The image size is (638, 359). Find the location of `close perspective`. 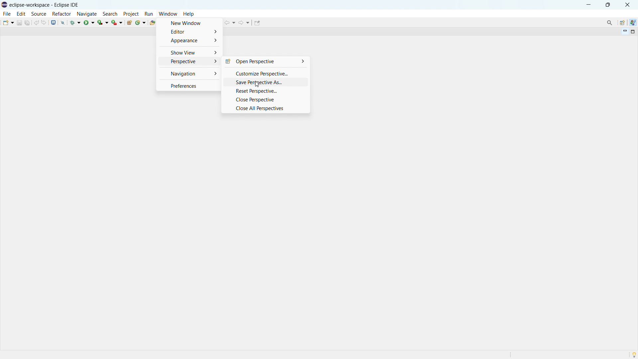

close perspective is located at coordinates (266, 100).